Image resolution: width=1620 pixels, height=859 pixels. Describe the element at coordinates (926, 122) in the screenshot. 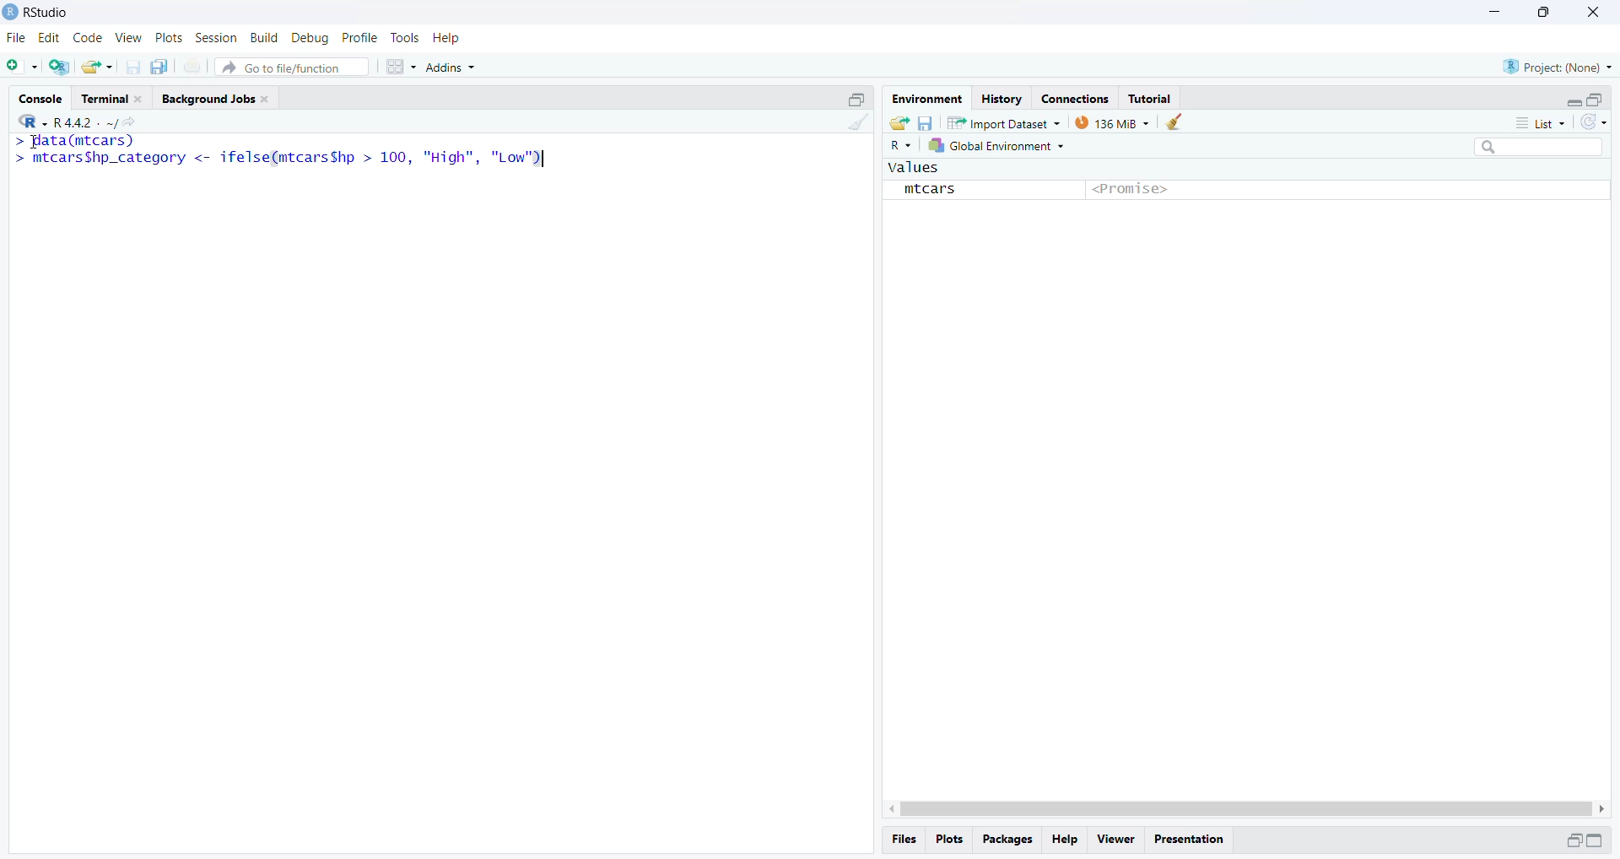

I see `Save workspace as` at that location.